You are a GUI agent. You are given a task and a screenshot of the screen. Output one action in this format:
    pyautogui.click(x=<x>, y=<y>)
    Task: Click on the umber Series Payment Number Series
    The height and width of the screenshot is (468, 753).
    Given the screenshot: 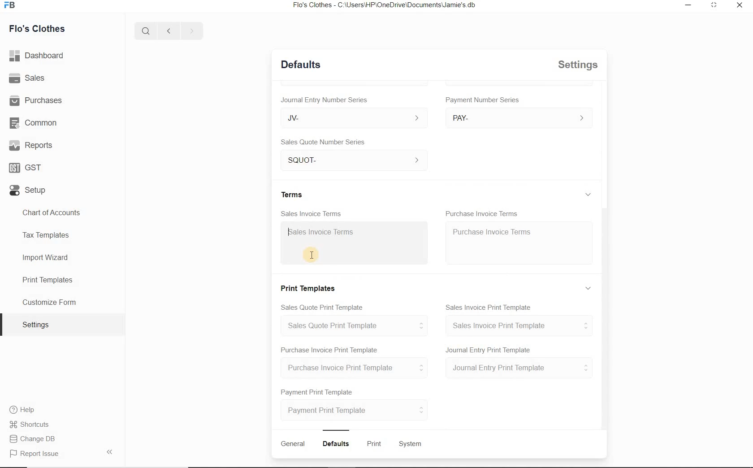 What is the action you would take?
    pyautogui.click(x=484, y=100)
    